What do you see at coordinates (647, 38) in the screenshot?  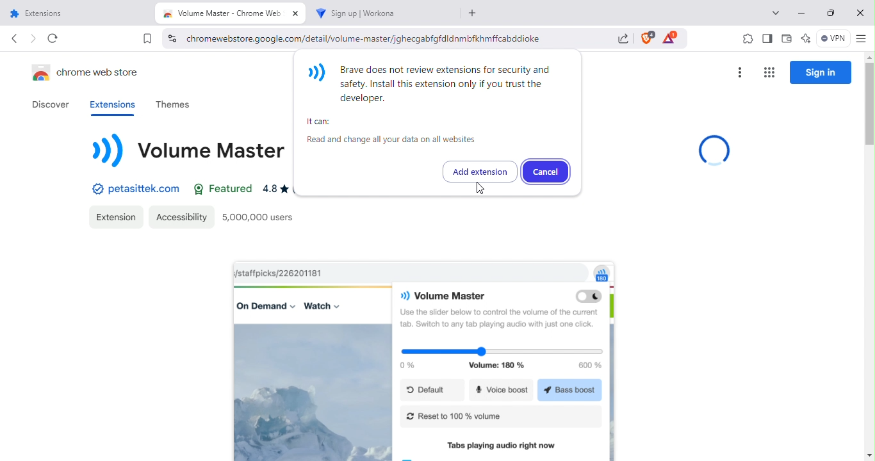 I see `brave shields ` at bounding box center [647, 38].